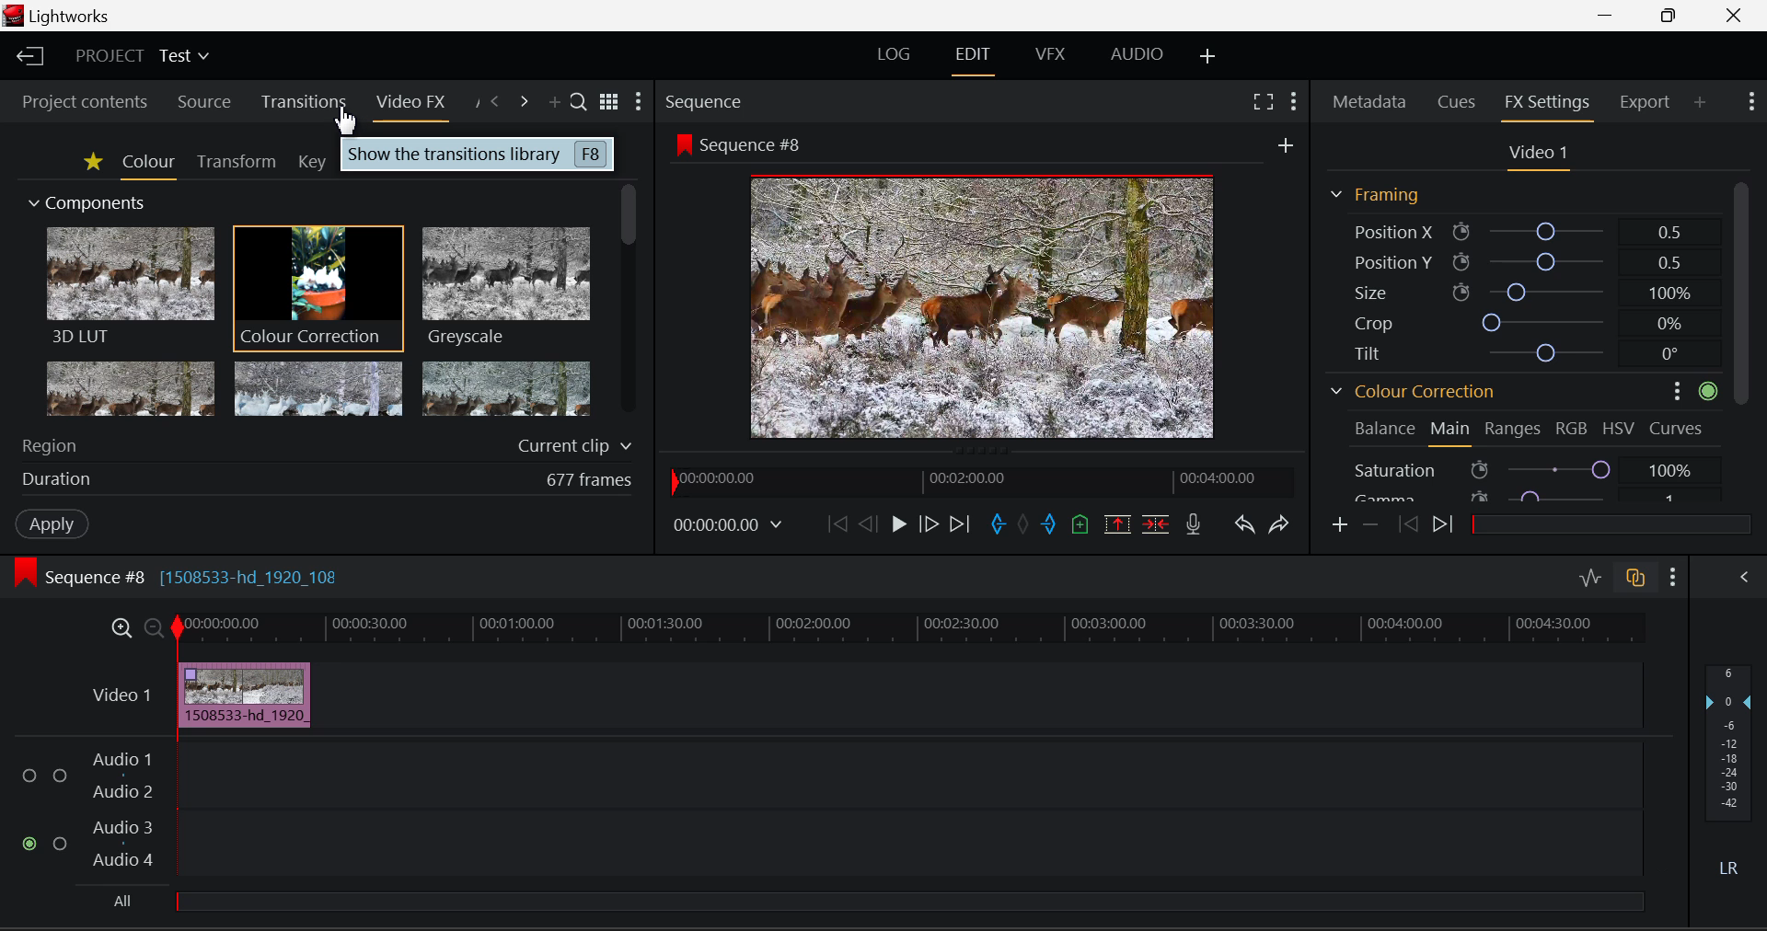  Describe the element at coordinates (1589, 581) in the screenshot. I see `Toggle Audio Levels Editing` at that location.